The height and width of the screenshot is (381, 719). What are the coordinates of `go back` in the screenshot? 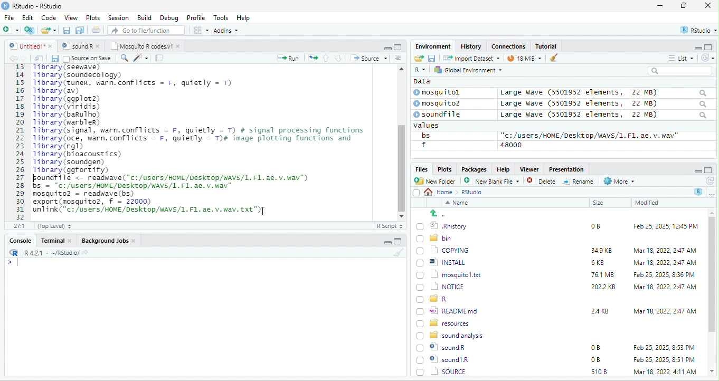 It's located at (442, 213).